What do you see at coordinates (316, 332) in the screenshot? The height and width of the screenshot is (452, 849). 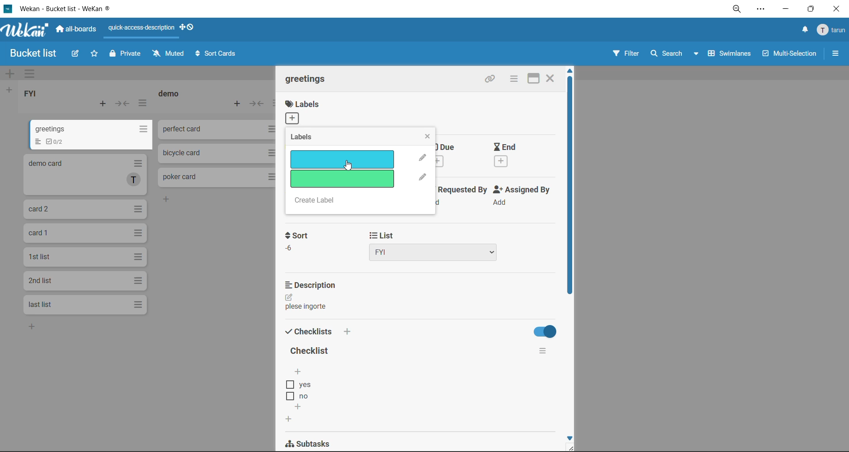 I see `checklists` at bounding box center [316, 332].